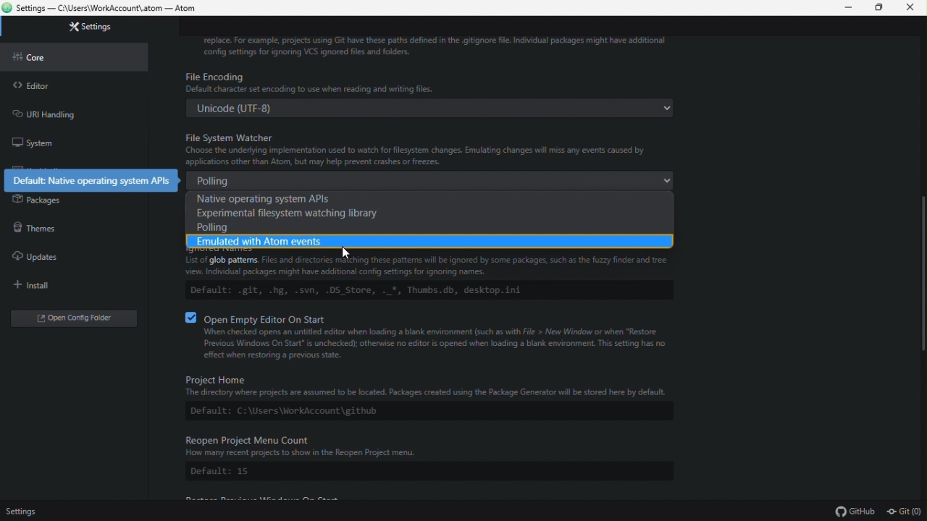 The image size is (927, 521). I want to click on Packages, so click(68, 200).